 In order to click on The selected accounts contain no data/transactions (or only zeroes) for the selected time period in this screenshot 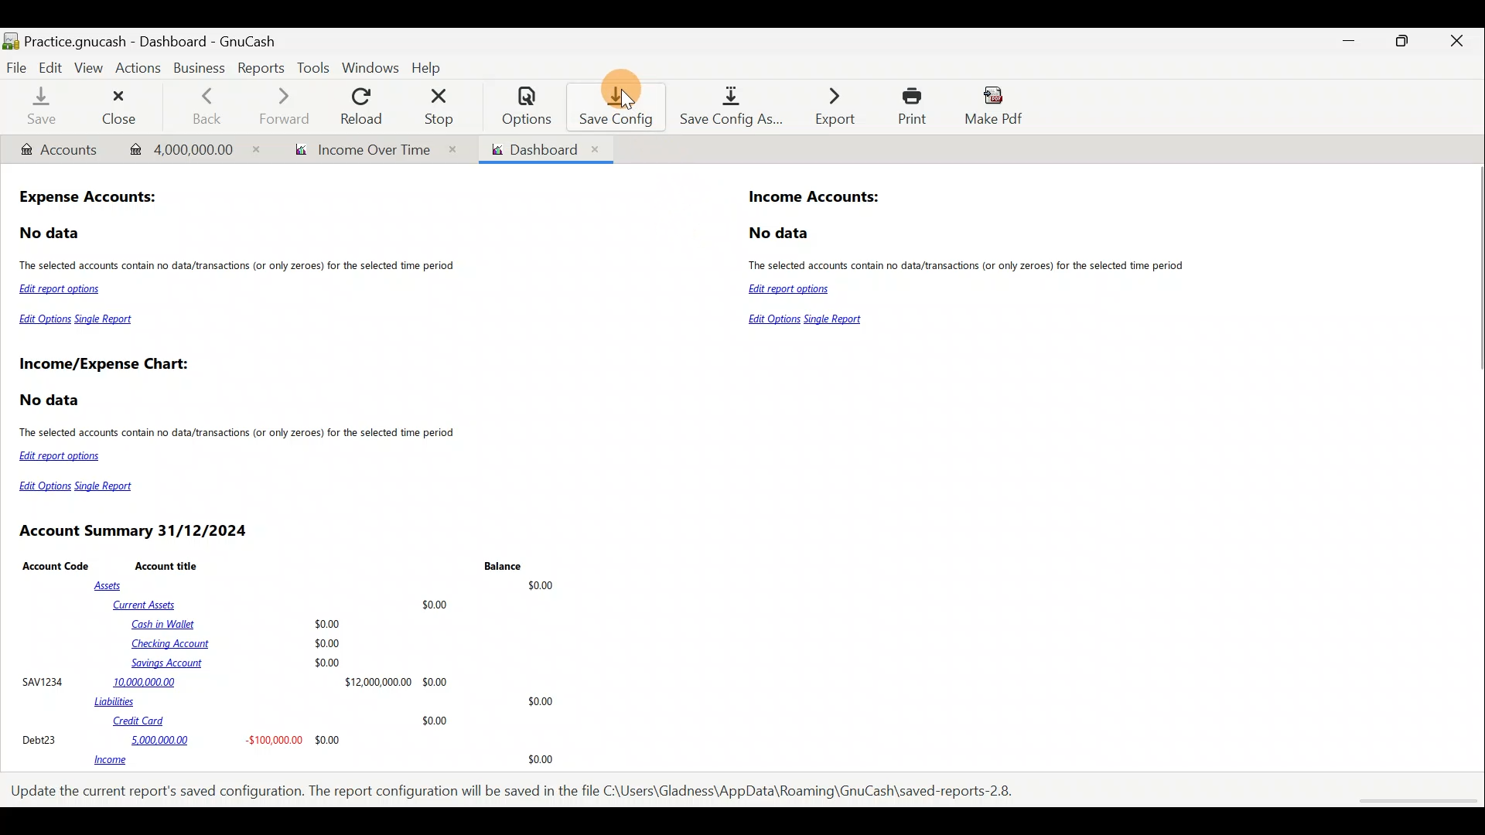, I will do `click(239, 435)`.